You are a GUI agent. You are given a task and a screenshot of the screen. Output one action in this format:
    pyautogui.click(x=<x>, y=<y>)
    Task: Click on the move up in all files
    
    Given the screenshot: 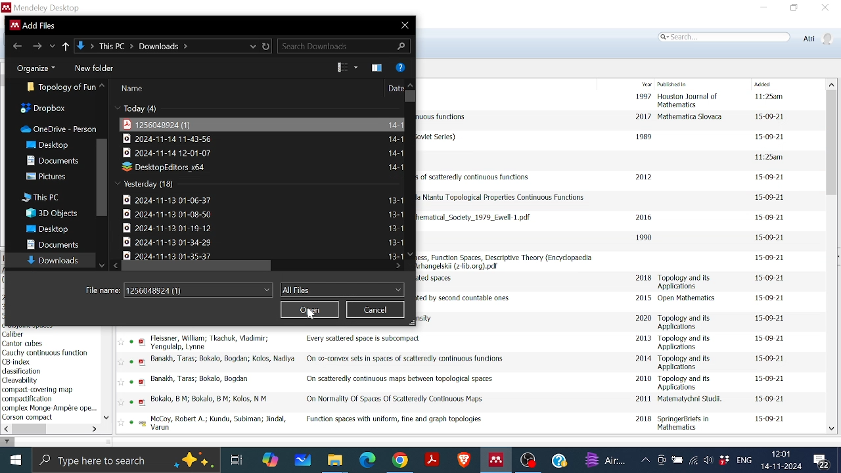 What is the action you would take?
    pyautogui.click(x=411, y=83)
    